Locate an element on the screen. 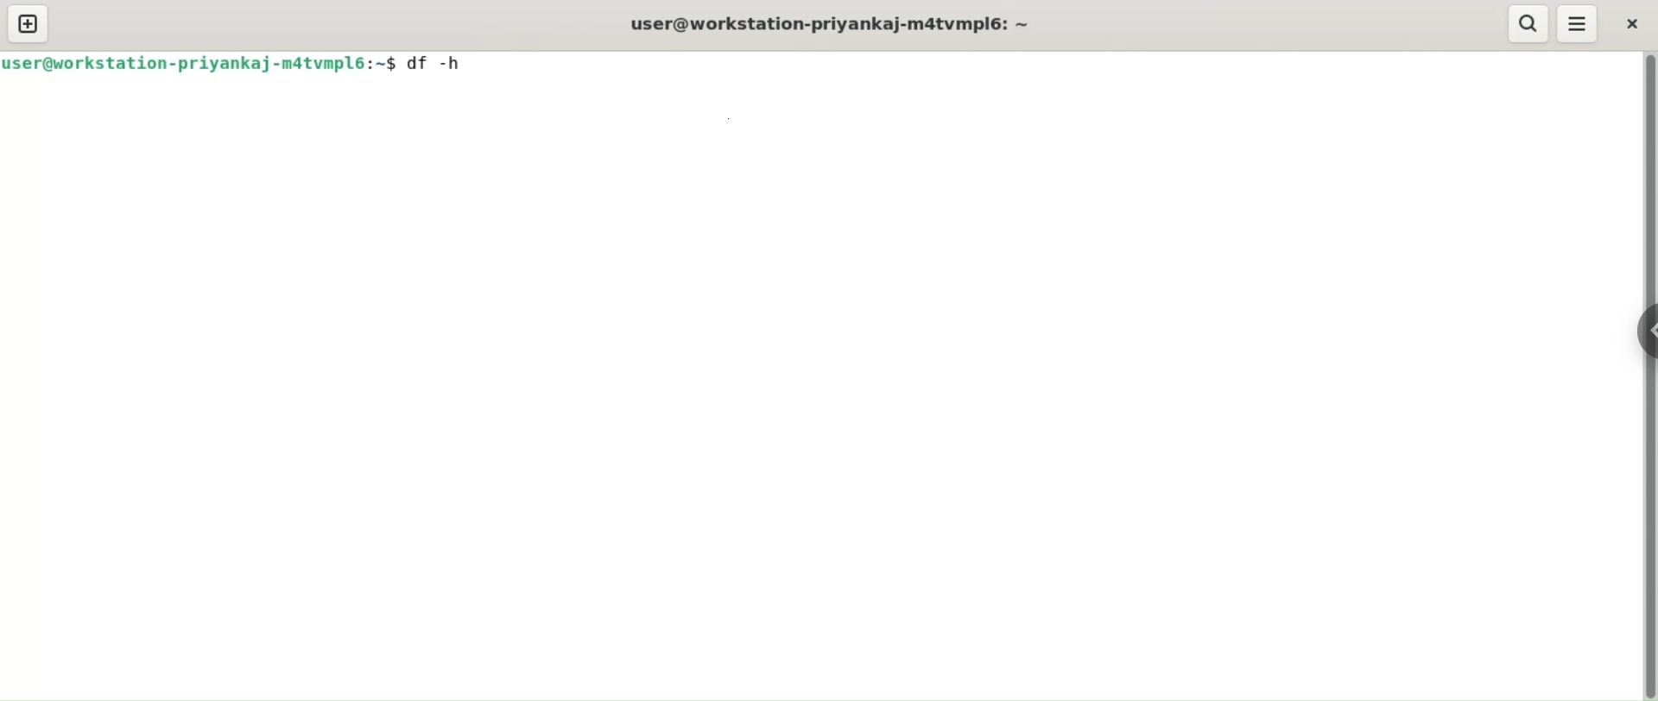 The image size is (1658, 701). menu is located at coordinates (1580, 23).